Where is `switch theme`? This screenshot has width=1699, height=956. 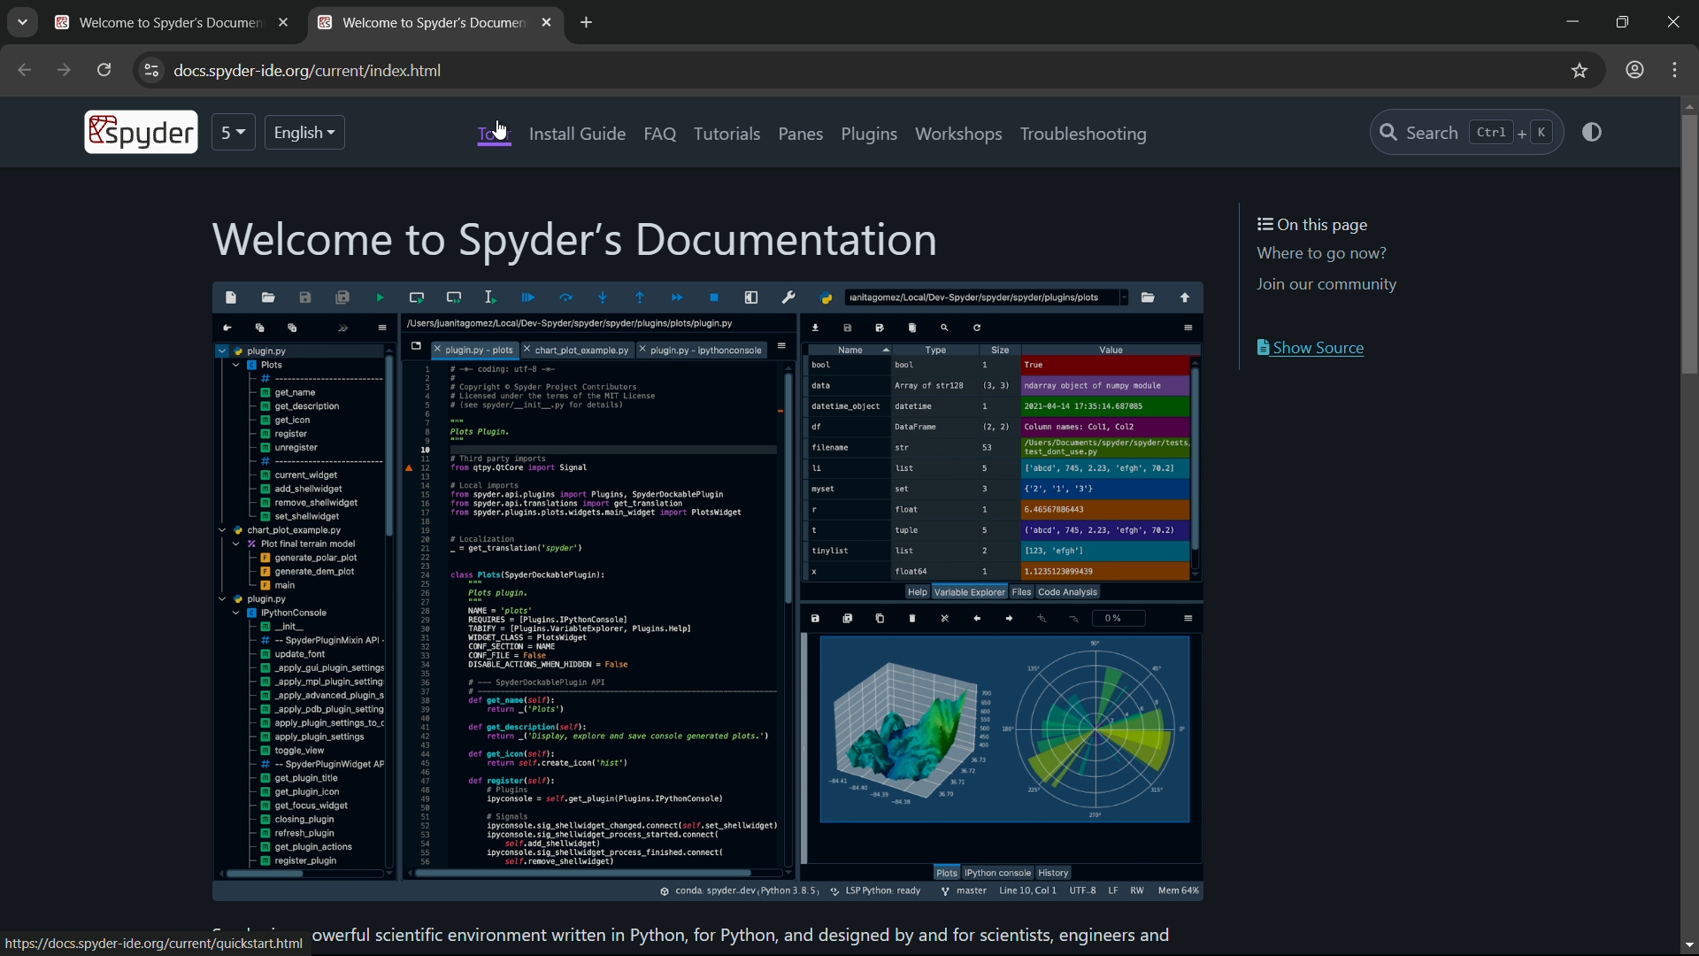
switch theme is located at coordinates (1595, 134).